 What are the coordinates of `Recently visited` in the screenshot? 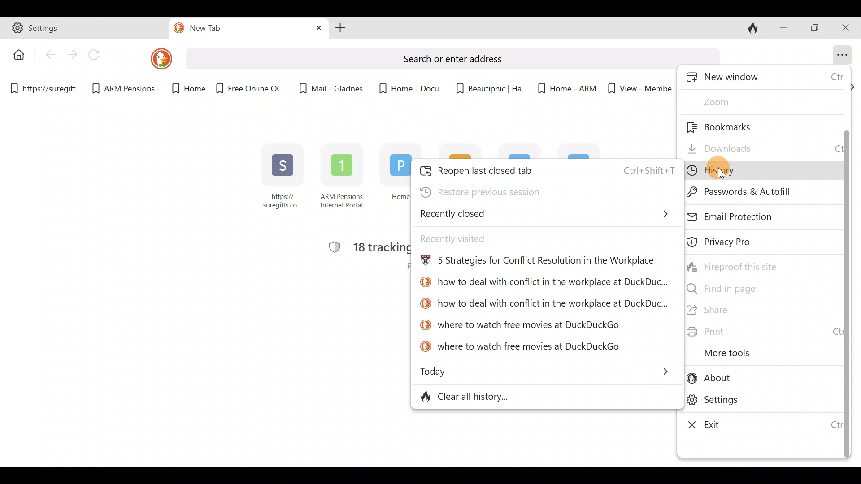 It's located at (475, 238).